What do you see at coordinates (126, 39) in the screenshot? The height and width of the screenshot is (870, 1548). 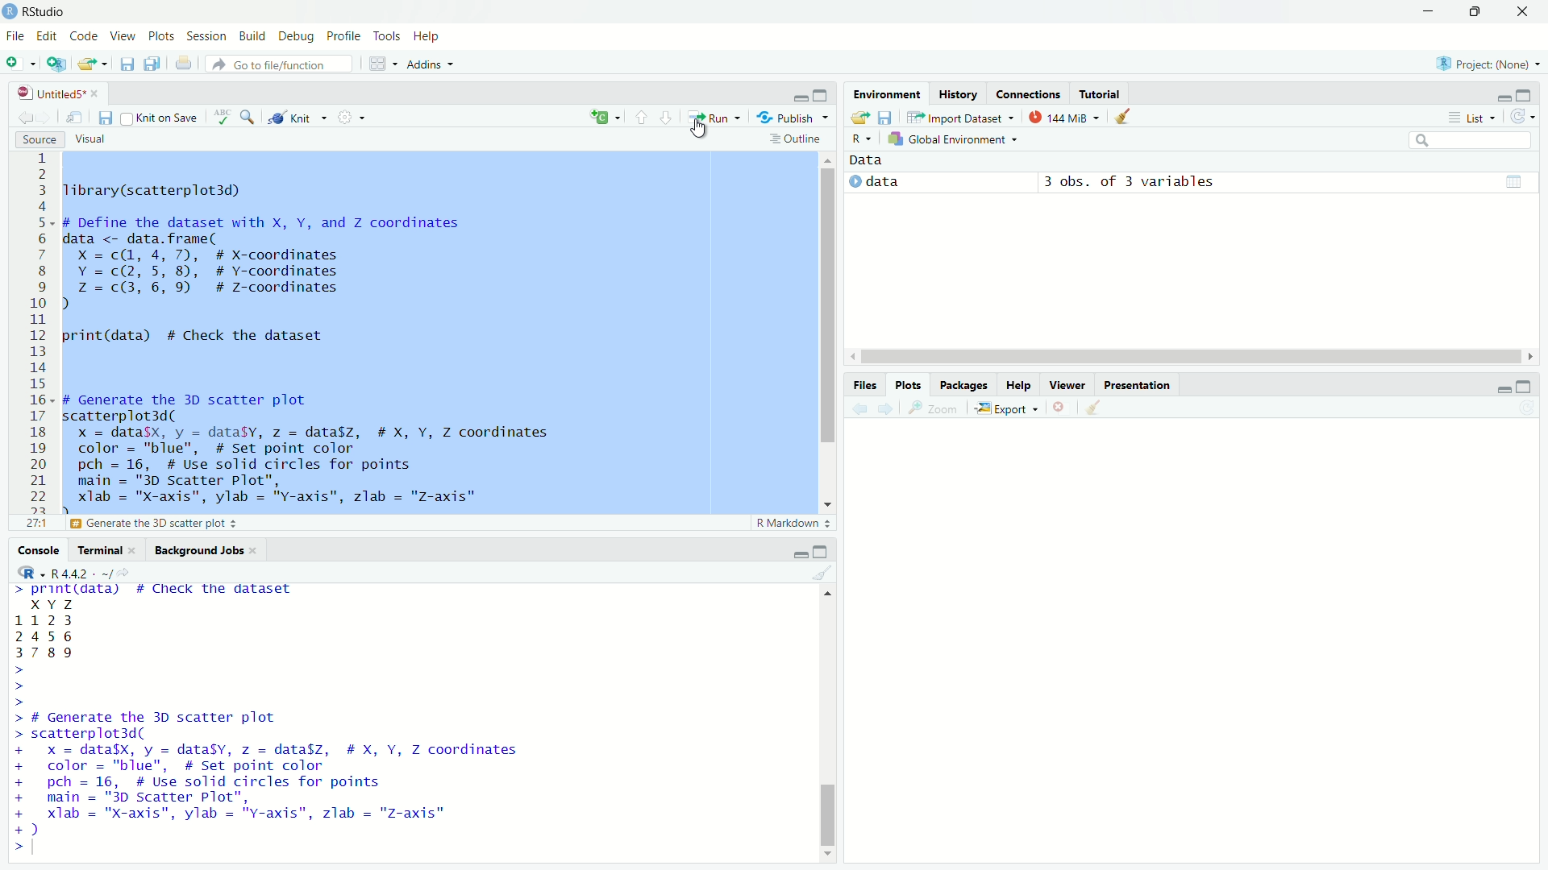 I see `view` at bounding box center [126, 39].